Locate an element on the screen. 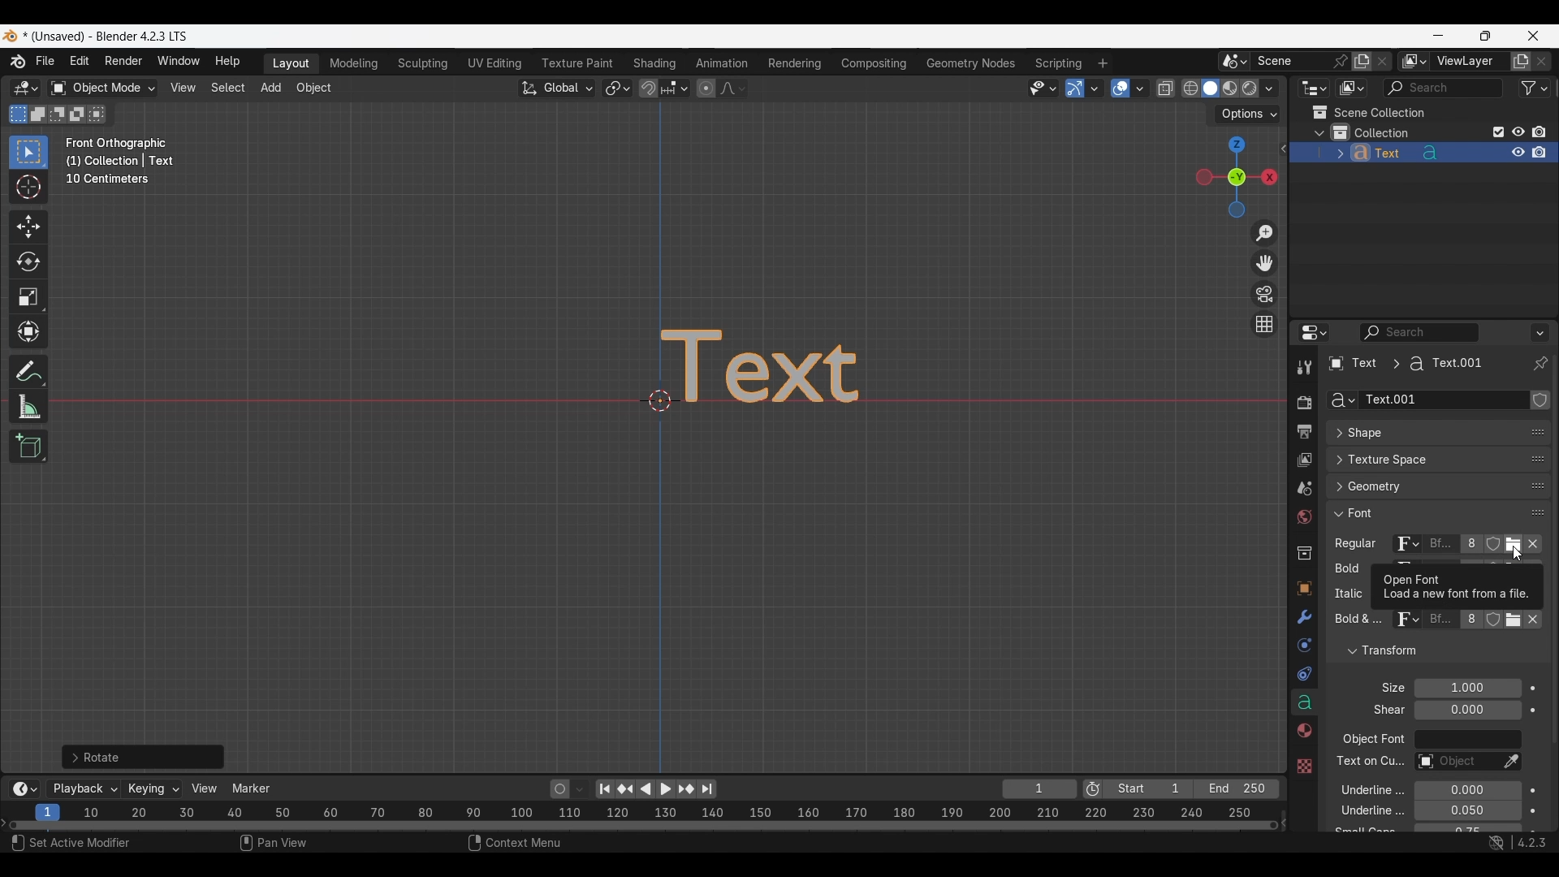 Image resolution: width=1559 pixels, height=877 pixels. Collection 1 is located at coordinates (1374, 132).